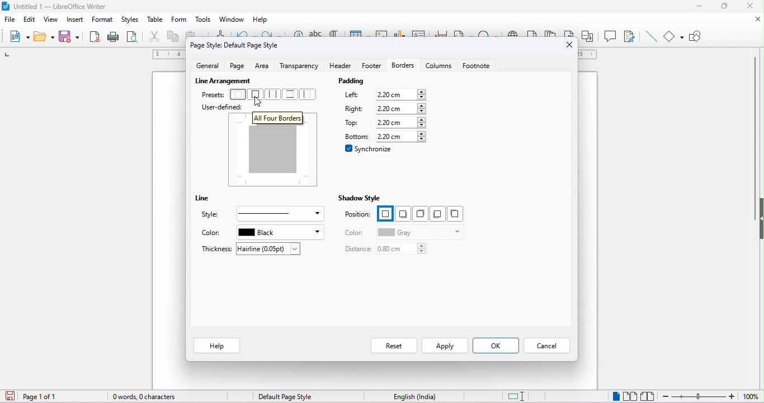 Image resolution: width=764 pixels, height=403 pixels. What do you see at coordinates (281, 232) in the screenshot?
I see `black` at bounding box center [281, 232].